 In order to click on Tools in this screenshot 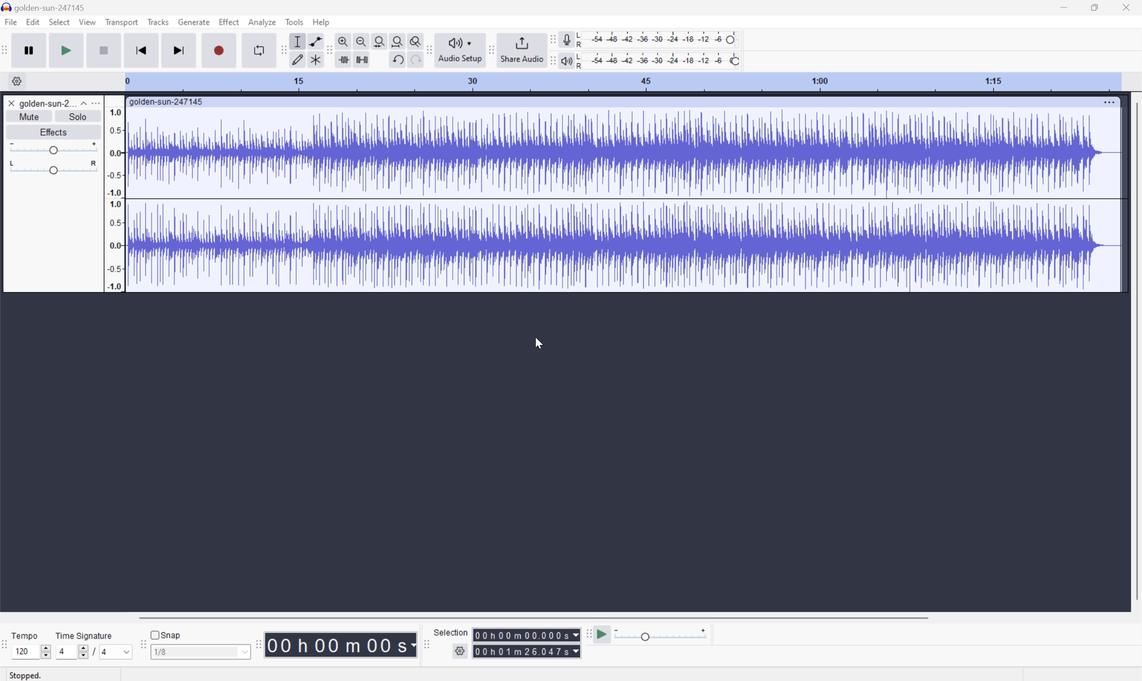, I will do `click(294, 21)`.